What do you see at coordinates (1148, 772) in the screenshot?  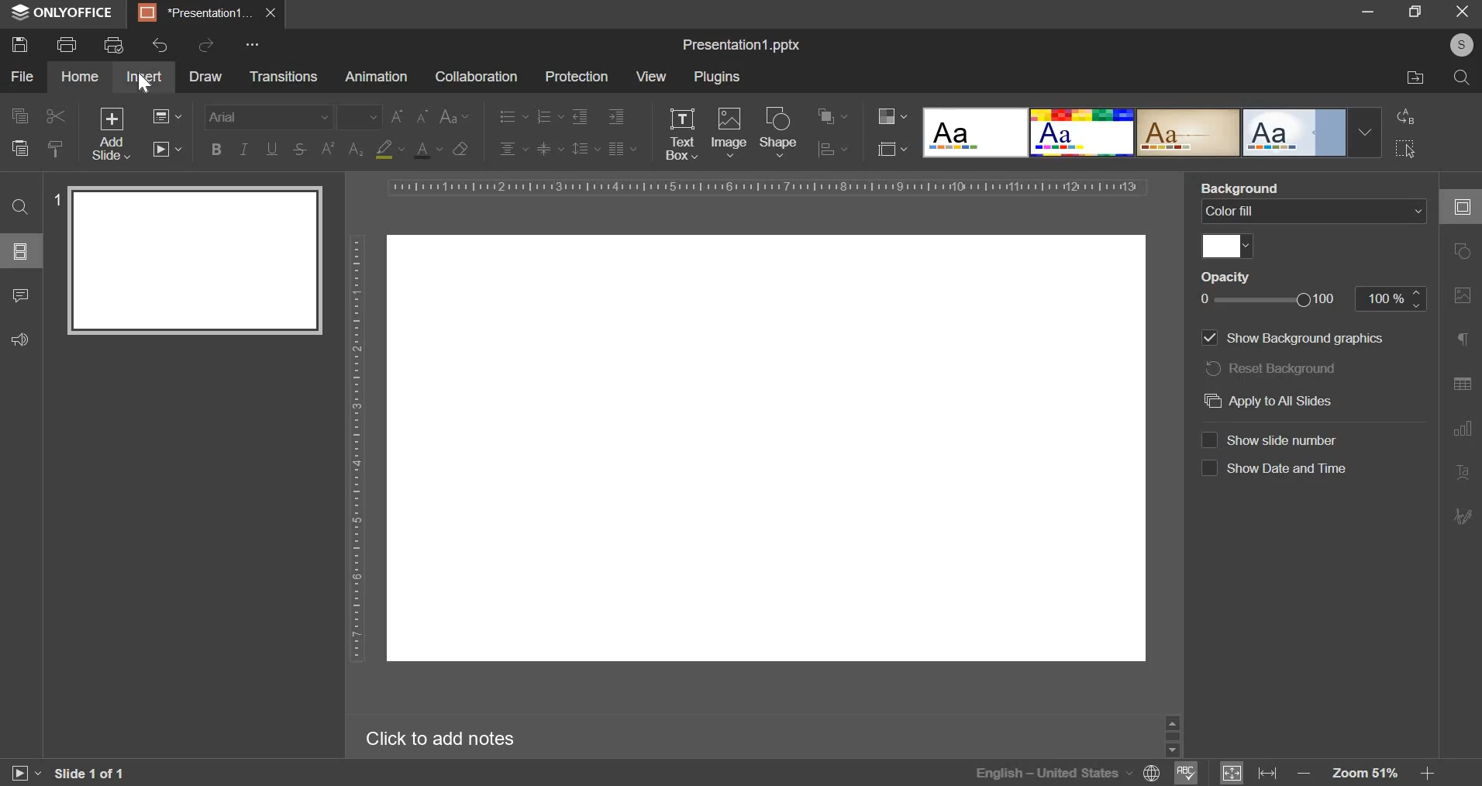 I see `language` at bounding box center [1148, 772].